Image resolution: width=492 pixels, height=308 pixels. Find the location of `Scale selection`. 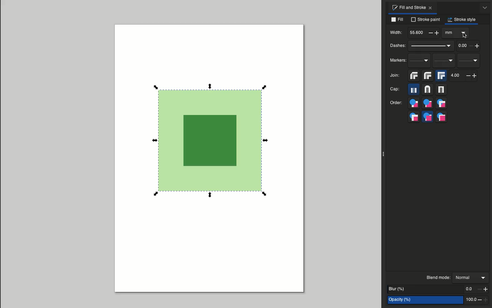

Scale selection is located at coordinates (266, 195).